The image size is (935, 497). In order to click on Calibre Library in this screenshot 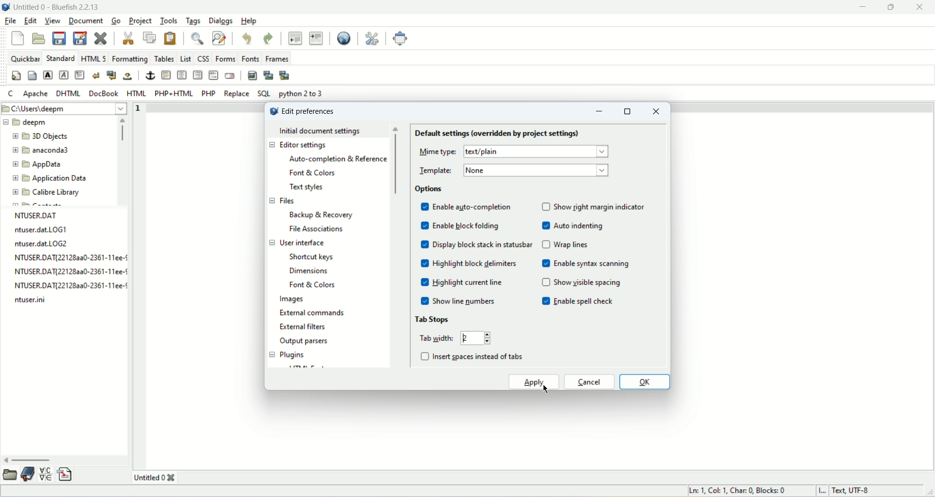, I will do `click(57, 194)`.